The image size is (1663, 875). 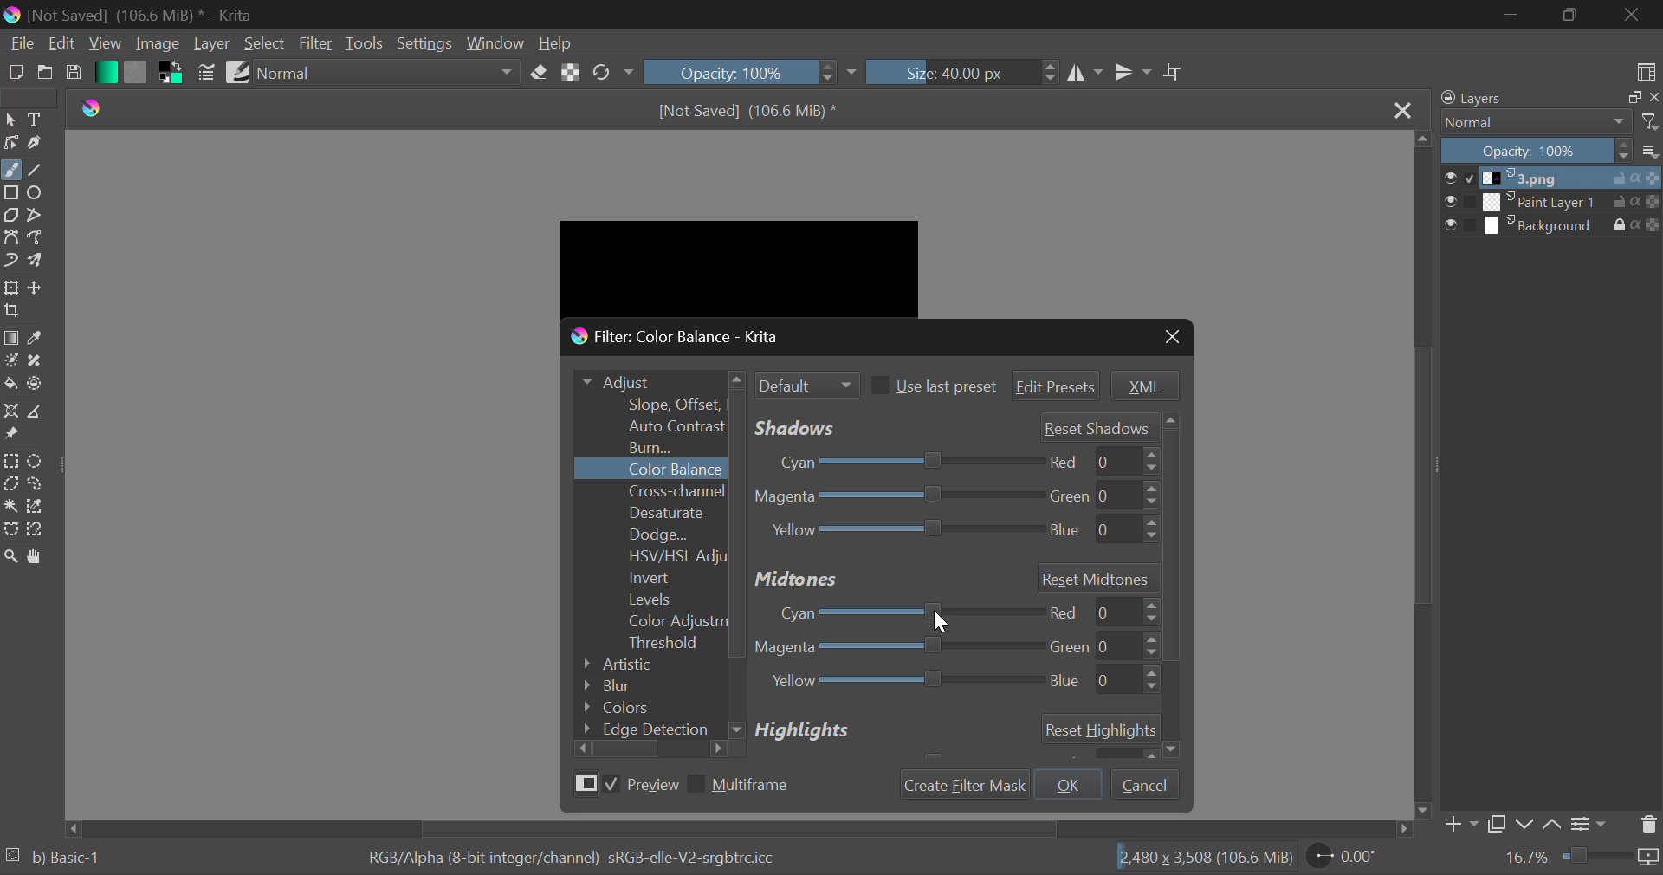 I want to click on move right, so click(x=1406, y=829).